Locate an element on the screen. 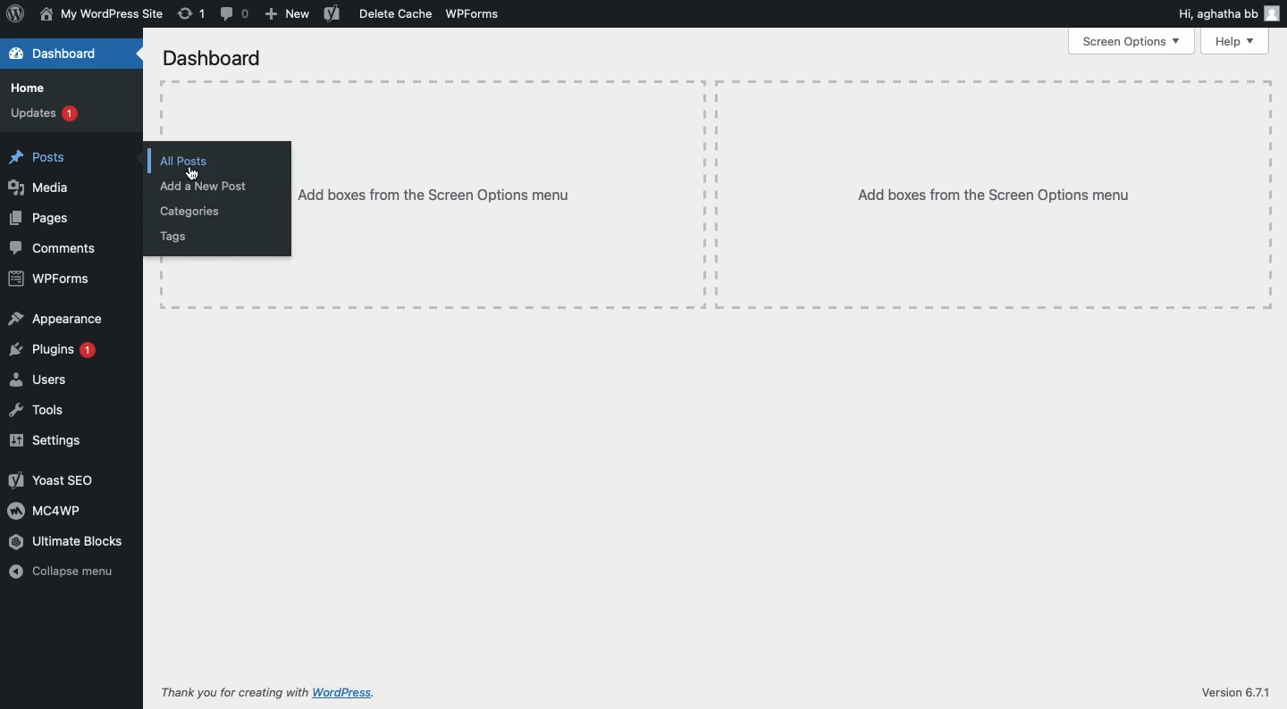 The image size is (1287, 709). WPForms is located at coordinates (50, 280).